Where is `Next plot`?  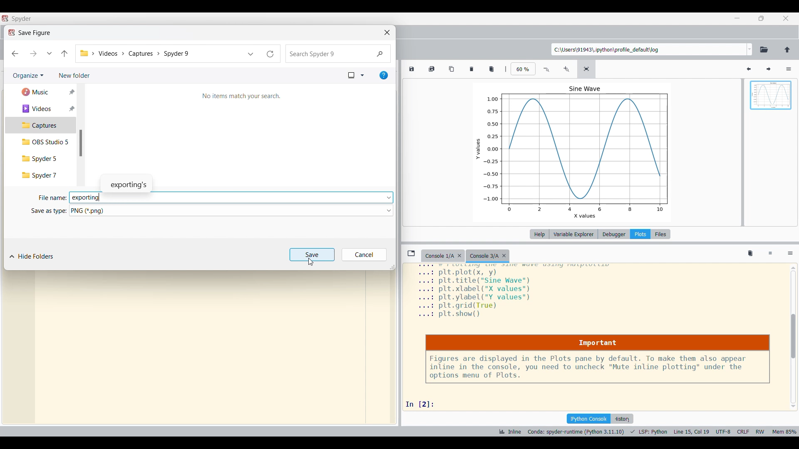
Next plot is located at coordinates (768, 69).